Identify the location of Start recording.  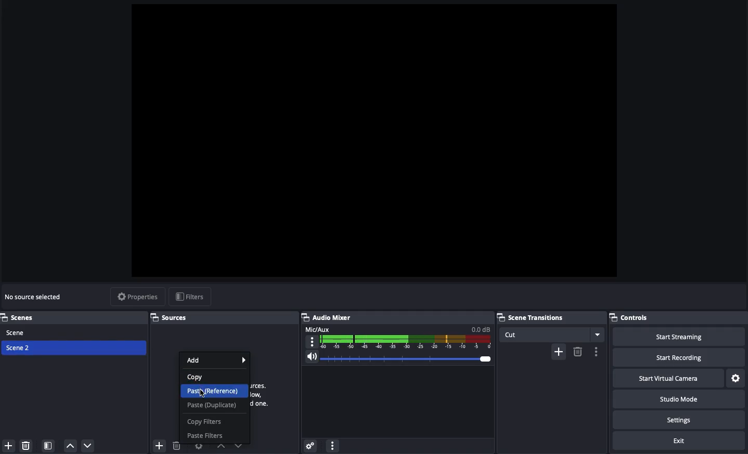
(676, 357).